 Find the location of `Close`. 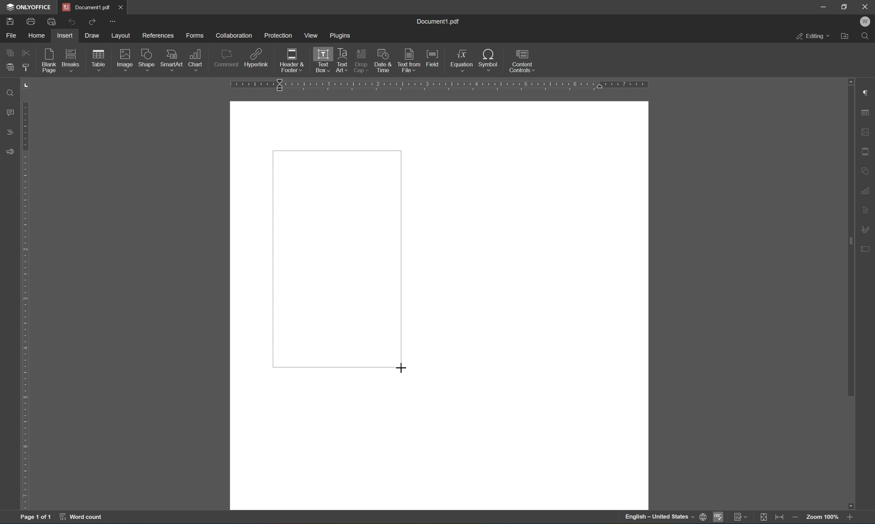

Close is located at coordinates (867, 7).